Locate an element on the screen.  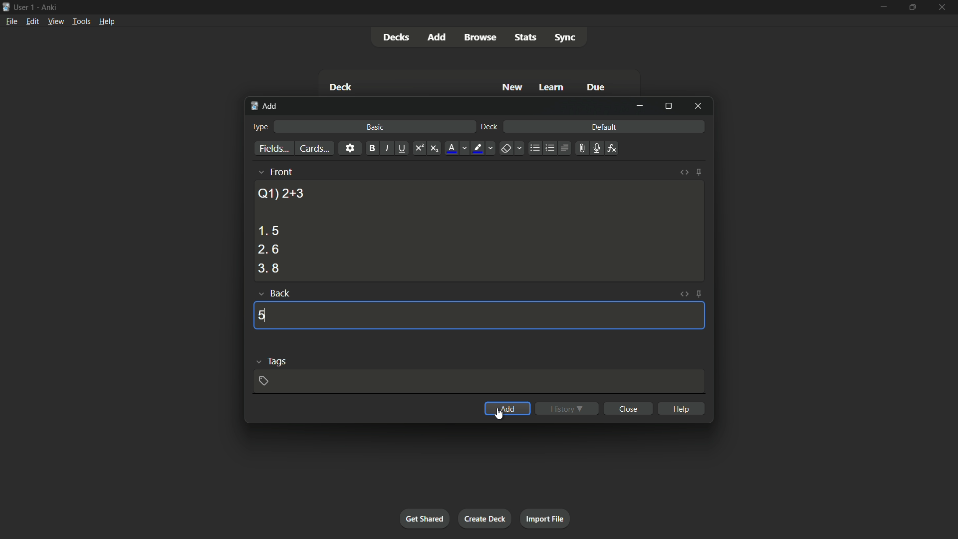
default is located at coordinates (604, 126).